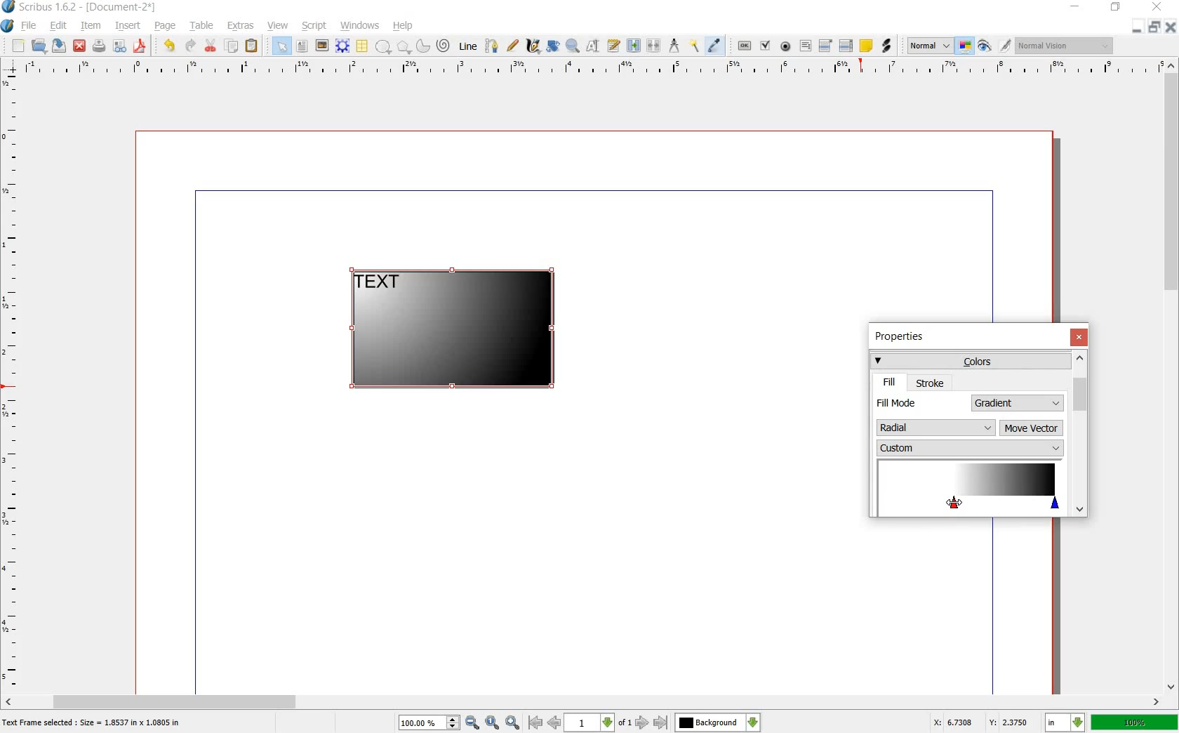 The image size is (1179, 733). What do you see at coordinates (718, 722) in the screenshot?
I see `Background` at bounding box center [718, 722].